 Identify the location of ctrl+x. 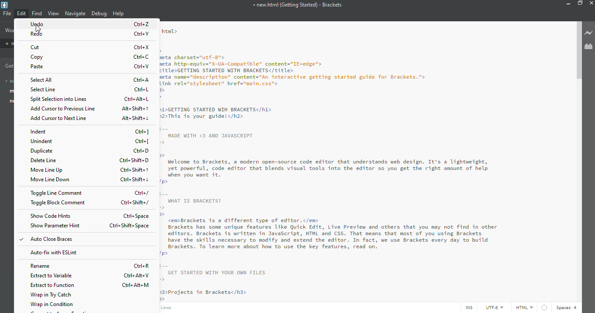
(142, 47).